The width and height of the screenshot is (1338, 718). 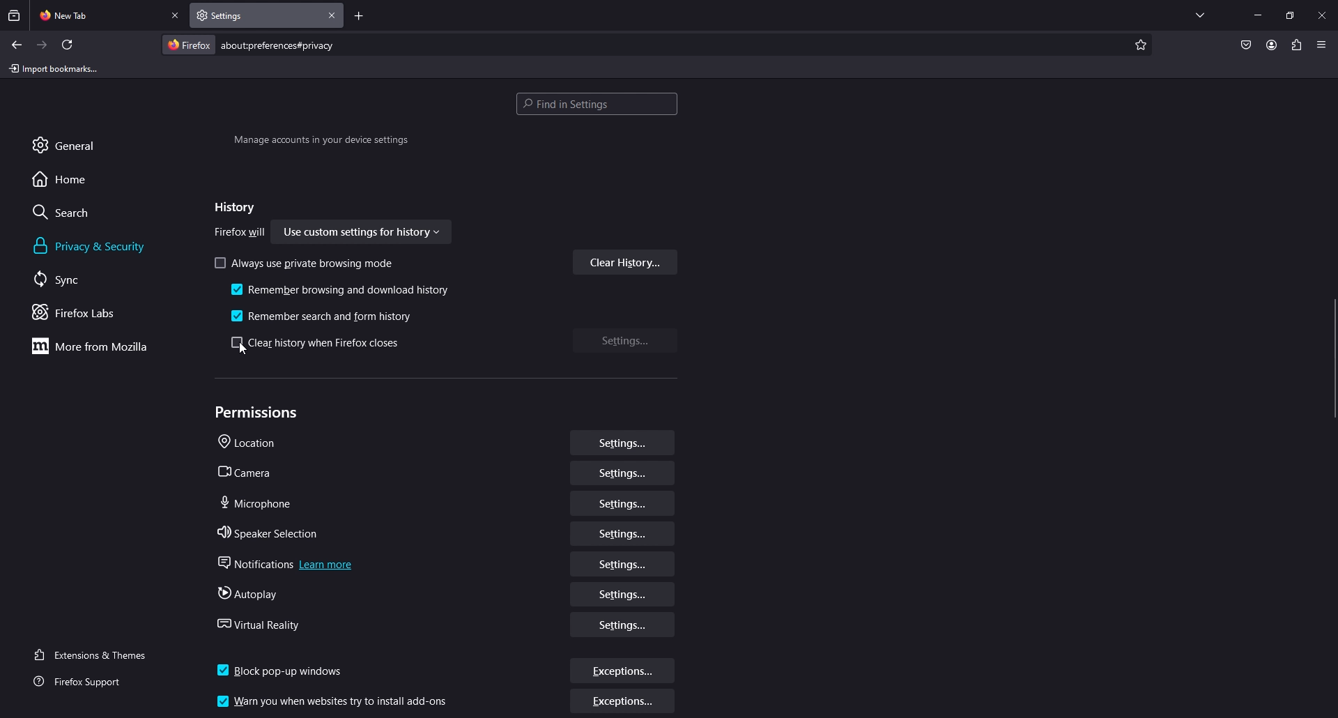 What do you see at coordinates (342, 291) in the screenshot?
I see `remember browsing and download history` at bounding box center [342, 291].